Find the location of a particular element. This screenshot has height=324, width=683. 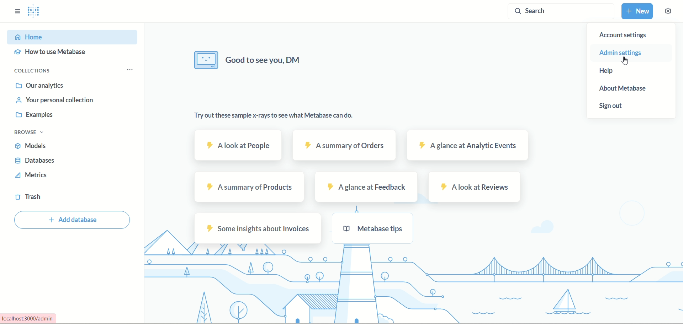

collections is located at coordinates (38, 72).